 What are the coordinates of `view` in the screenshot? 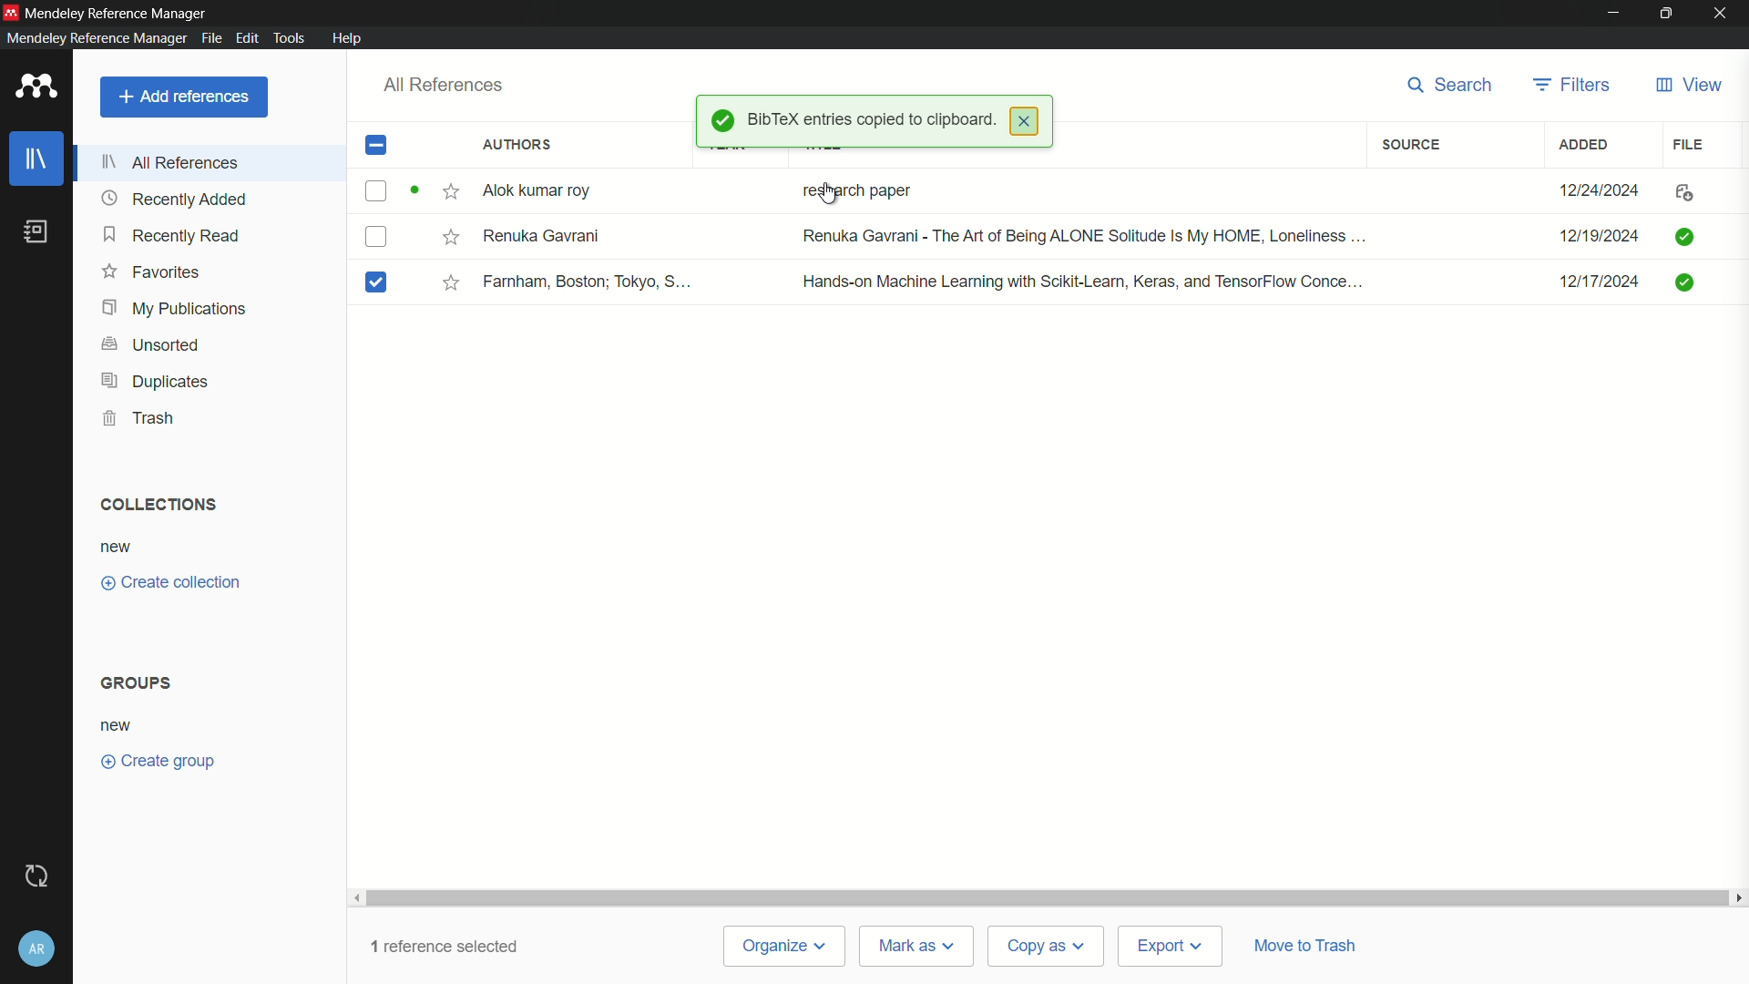 It's located at (1688, 85).